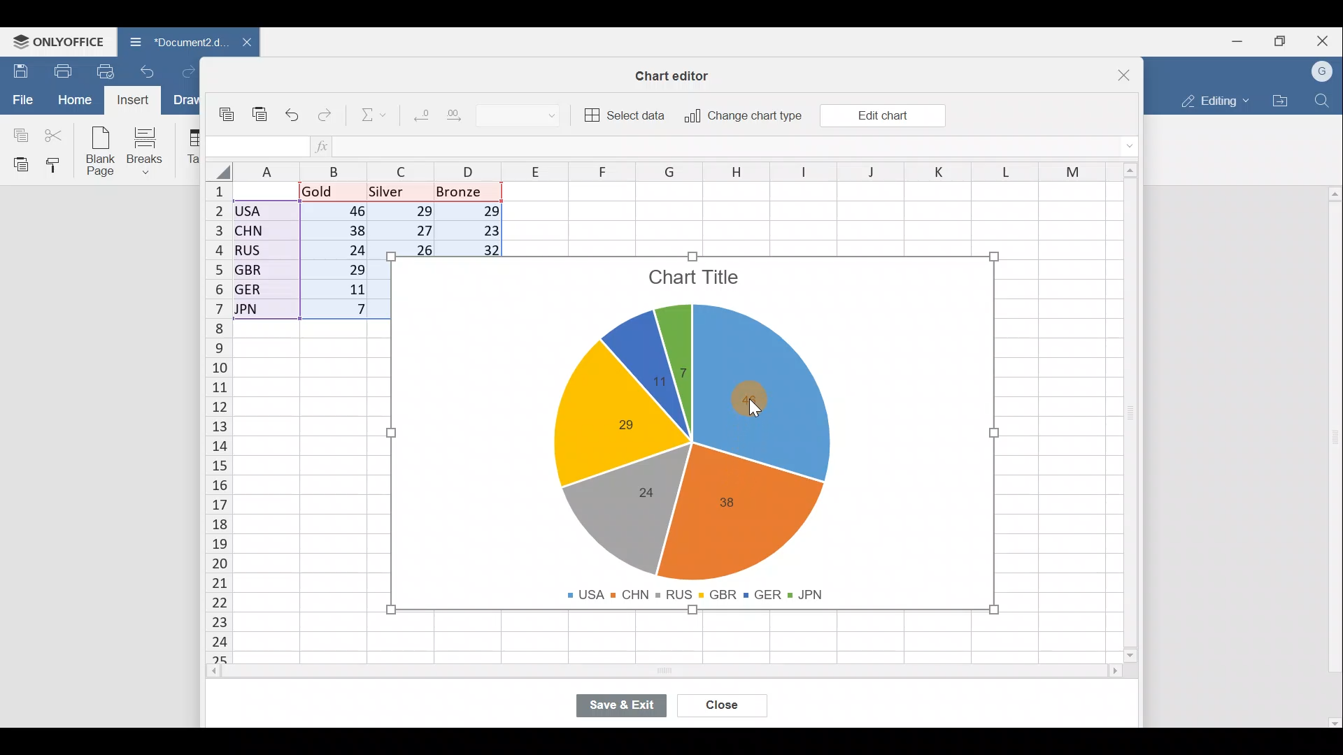  I want to click on Decrease decimal, so click(420, 112).